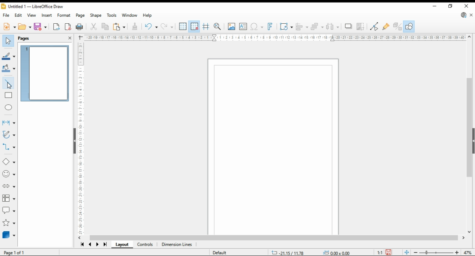 This screenshot has height=256, width=475. I want to click on shadows, so click(348, 27).